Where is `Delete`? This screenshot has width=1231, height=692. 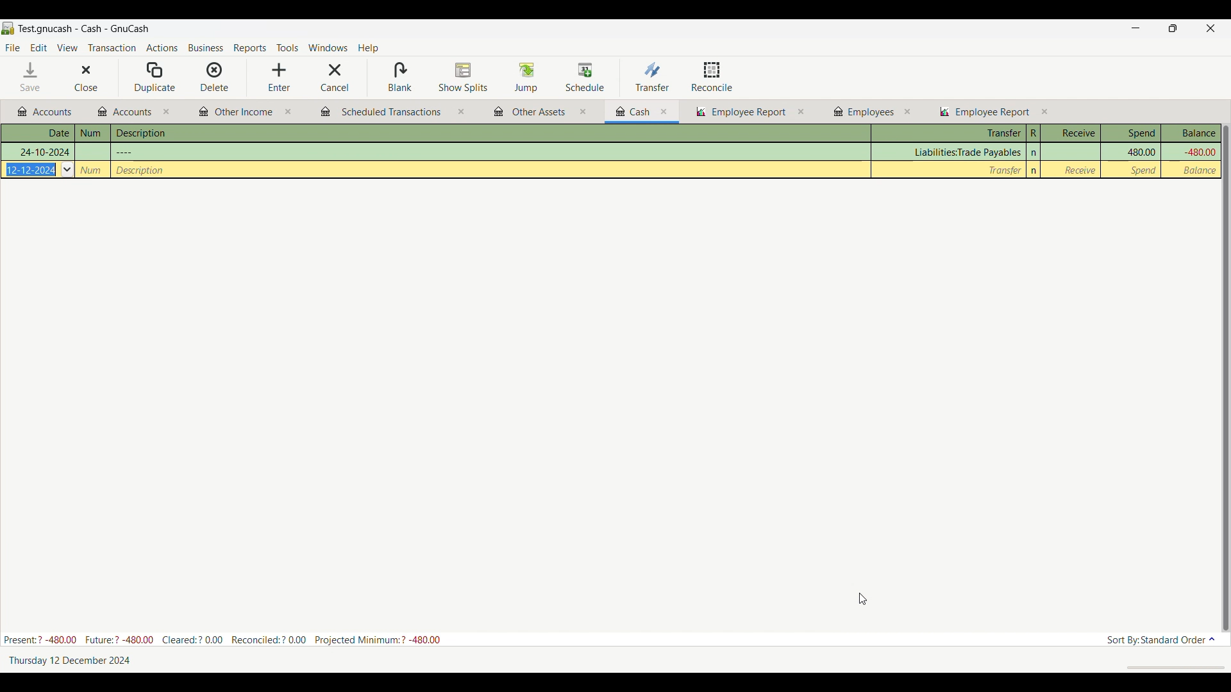 Delete is located at coordinates (215, 77).